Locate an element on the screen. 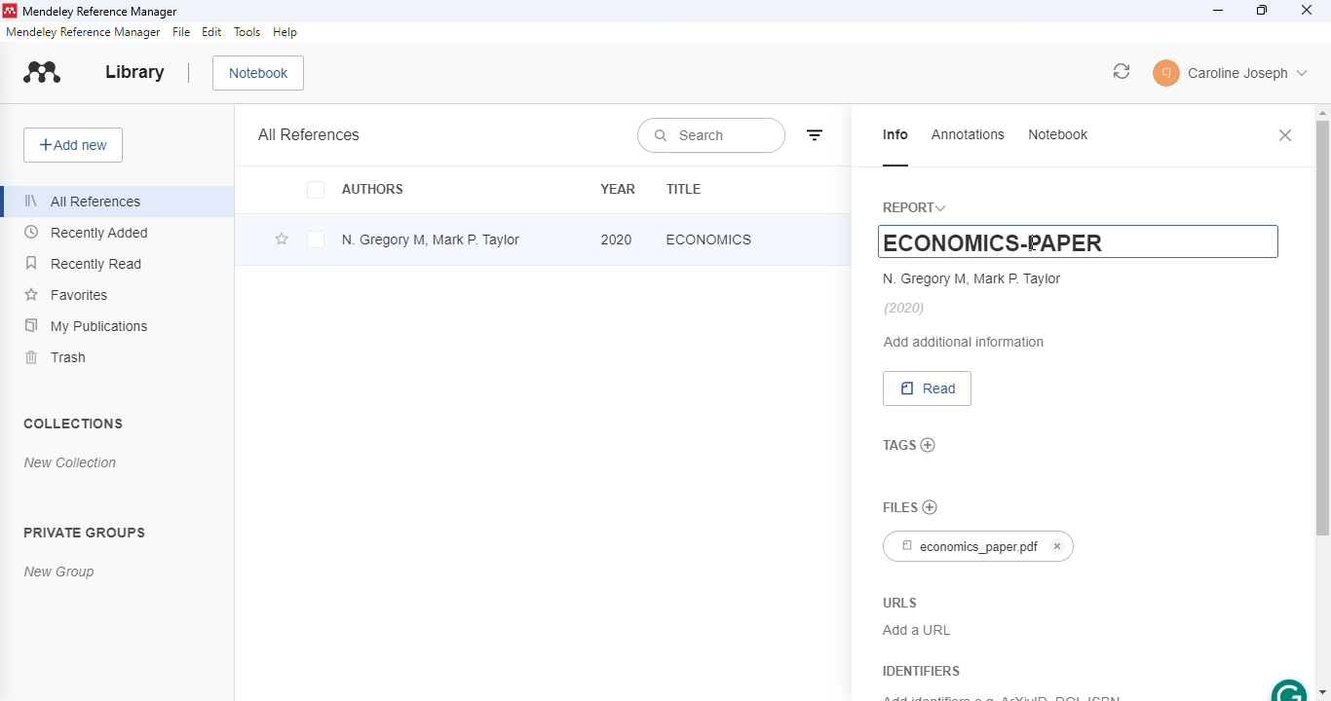 This screenshot has width=1331, height=701. new collection is located at coordinates (71, 462).